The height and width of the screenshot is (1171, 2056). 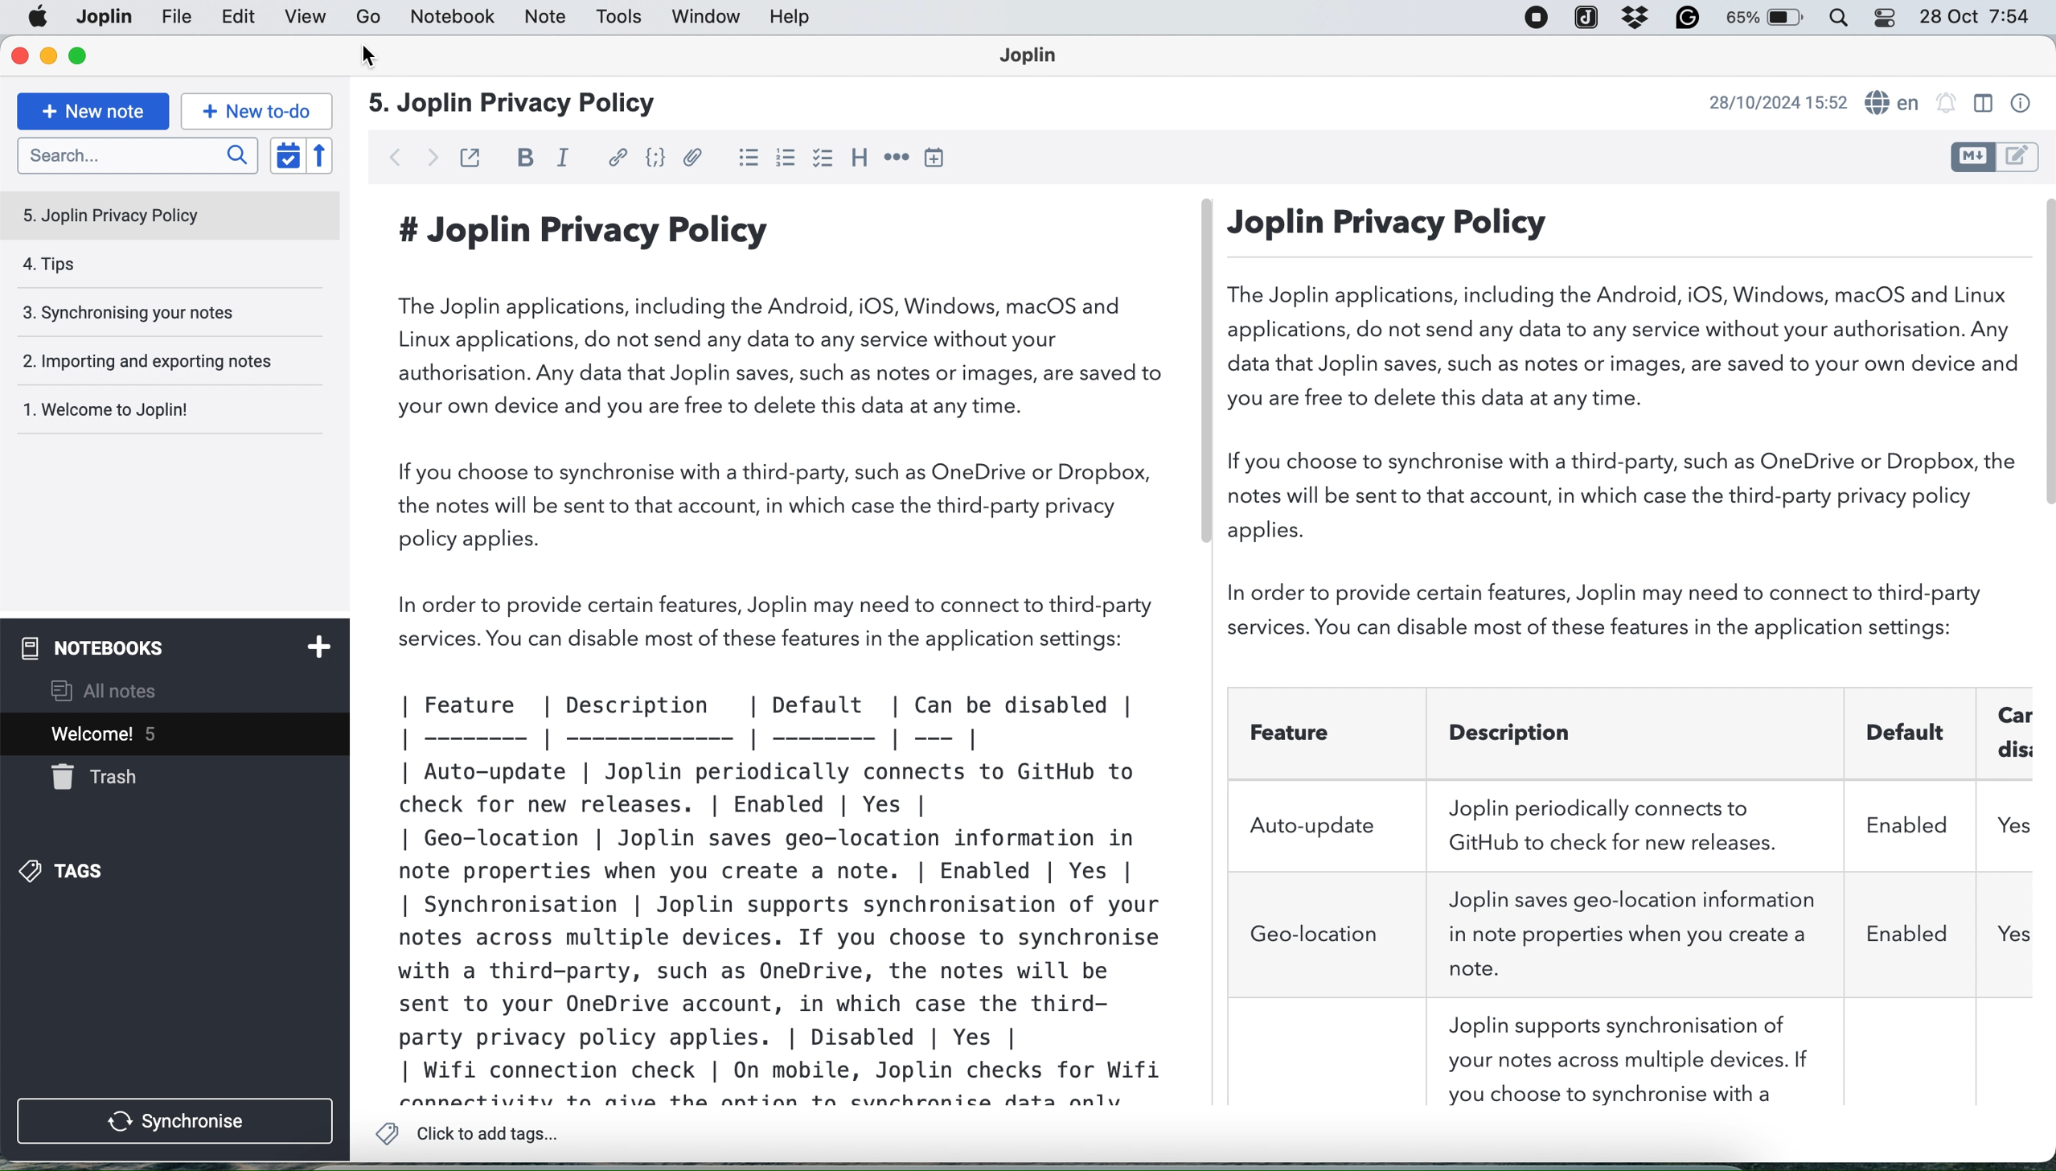 What do you see at coordinates (104, 691) in the screenshot?
I see `all notes` at bounding box center [104, 691].